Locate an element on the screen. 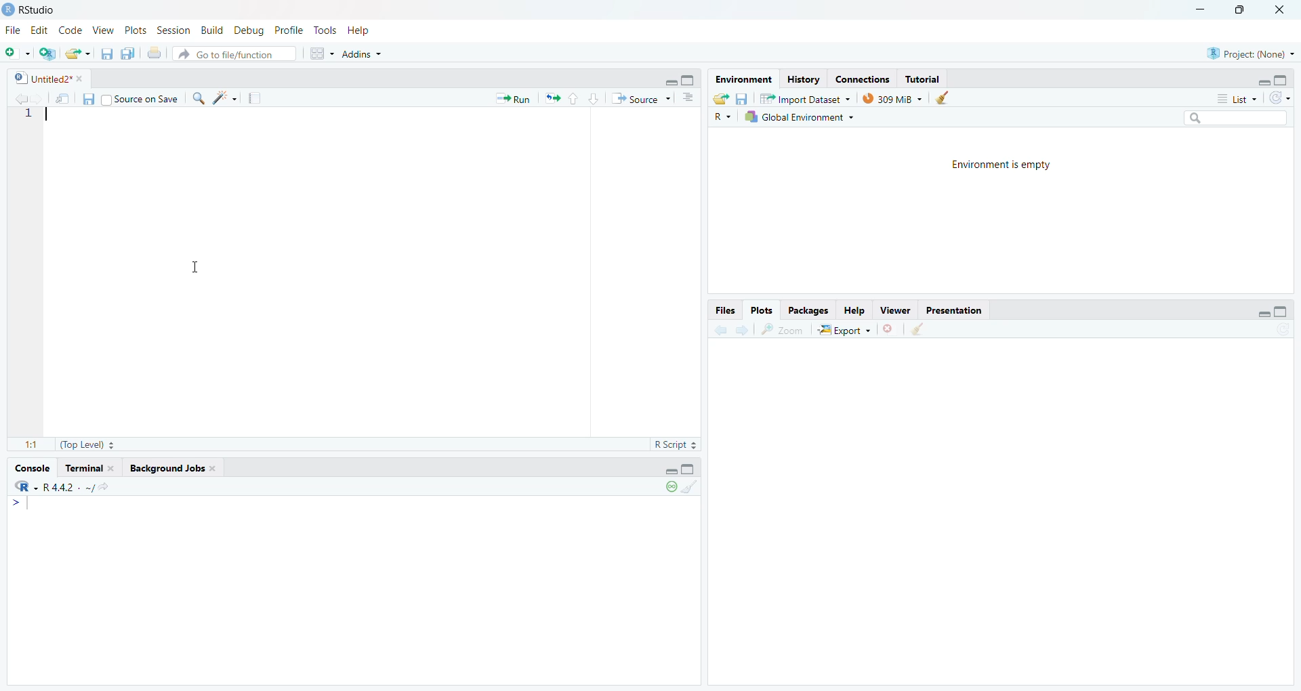  Viewer is located at coordinates (896, 310).